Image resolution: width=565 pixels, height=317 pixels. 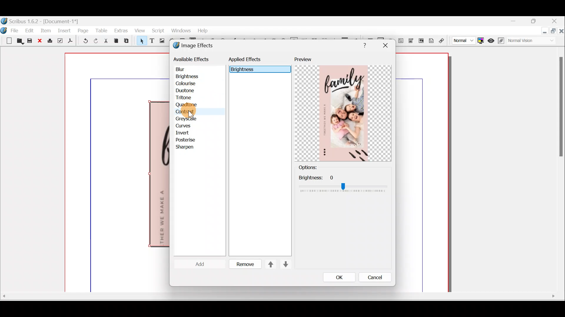 I want to click on Select image preview quality, so click(x=462, y=40).